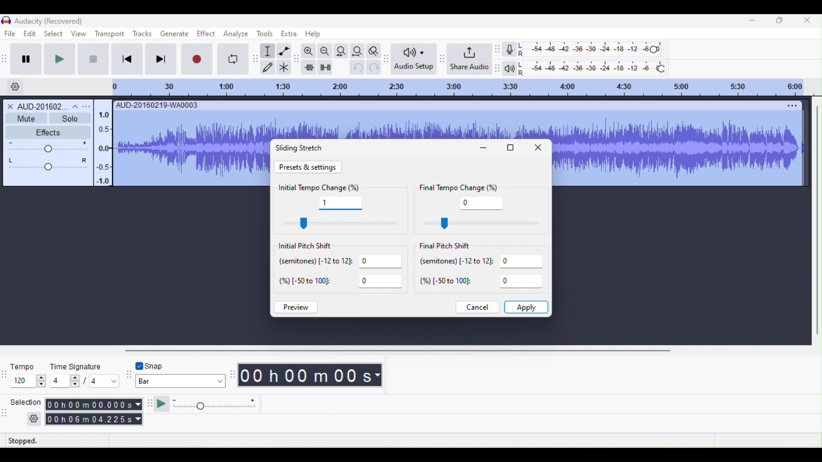  I want to click on fit project to width, so click(358, 49).